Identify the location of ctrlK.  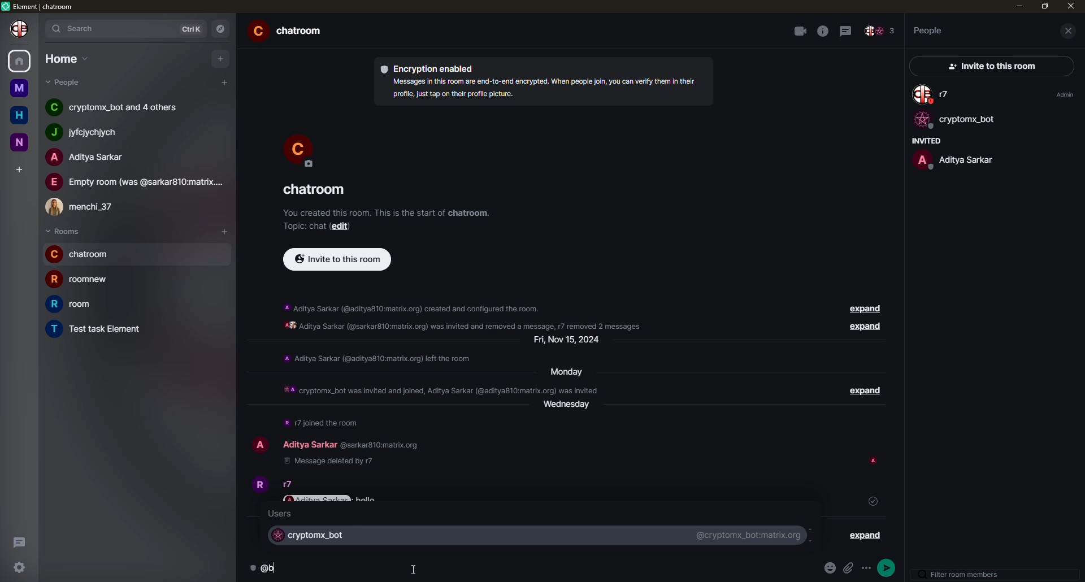
(192, 29).